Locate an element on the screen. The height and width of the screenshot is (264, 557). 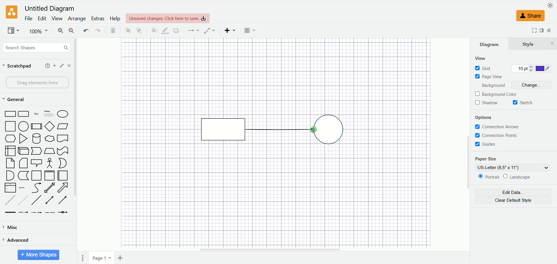
Text is located at coordinates (36, 114).